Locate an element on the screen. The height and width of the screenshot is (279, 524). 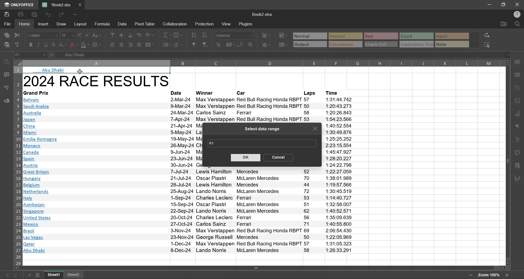
add sheet is located at coordinates (29, 275).